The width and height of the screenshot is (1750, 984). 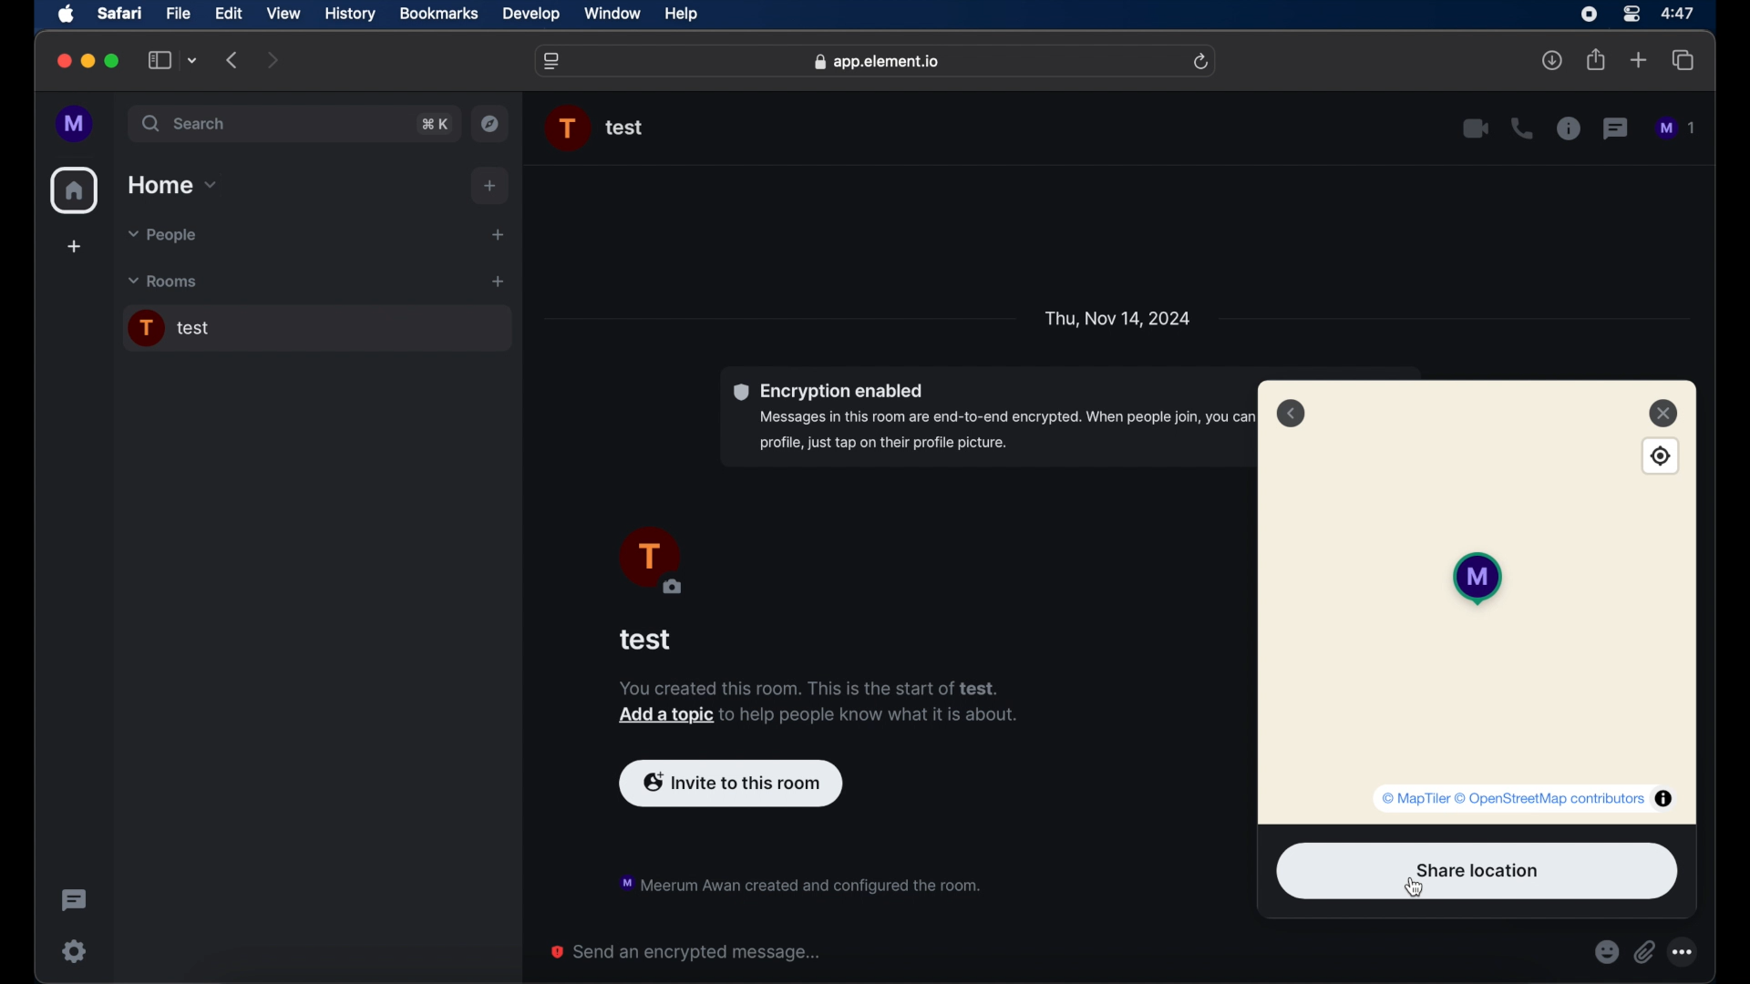 I want to click on invite to this room, so click(x=731, y=781).